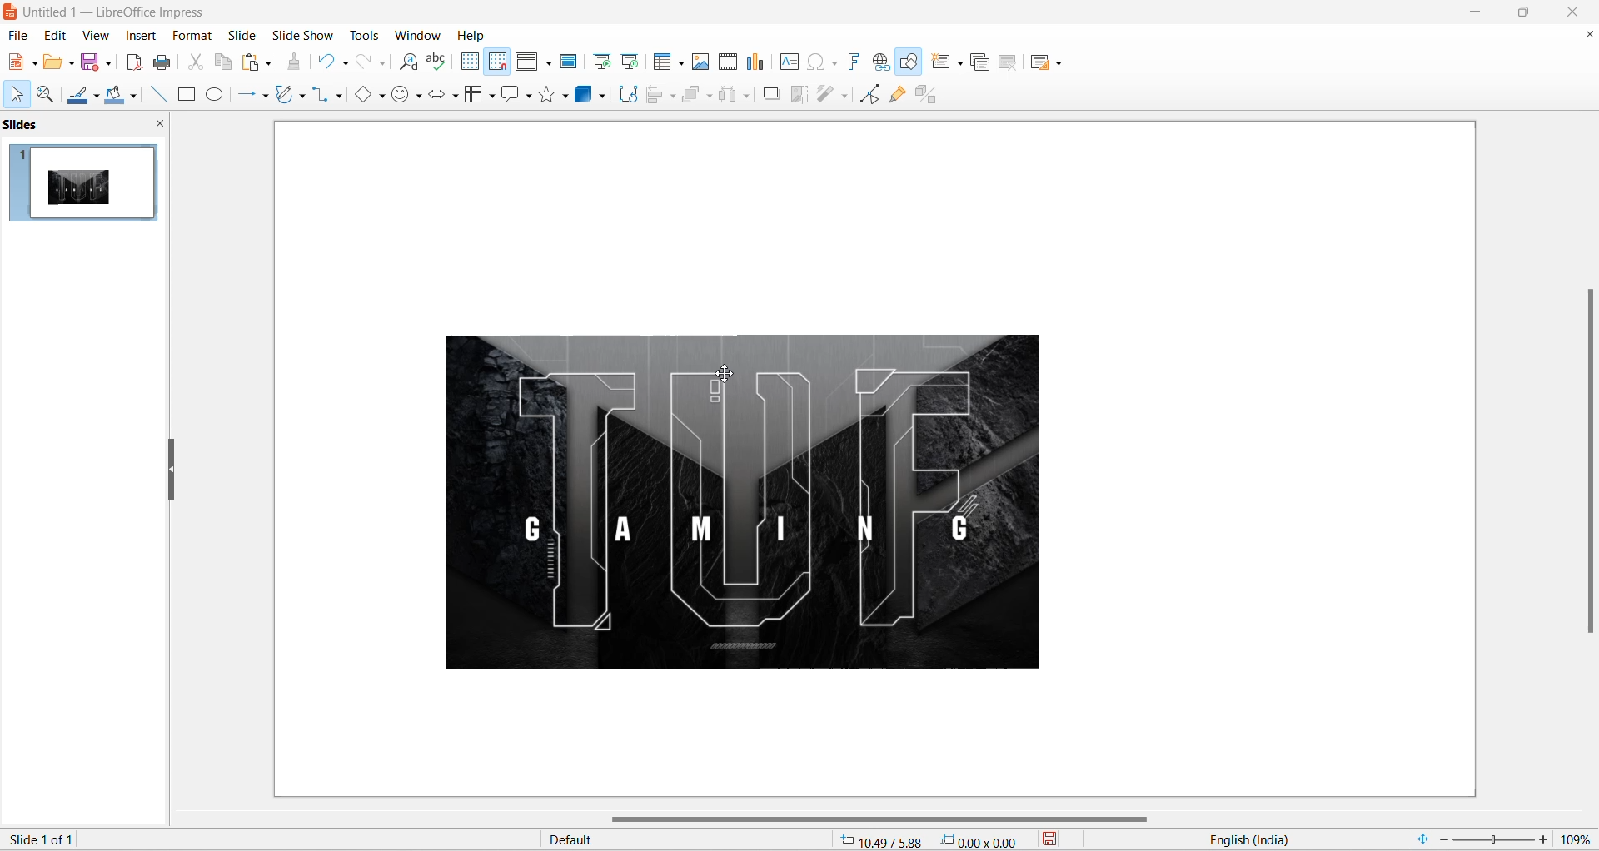 The width and height of the screenshot is (1599, 851). Describe the element at coordinates (912, 63) in the screenshot. I see `draw shapes ` at that location.